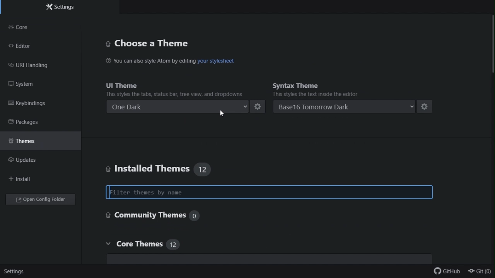 Image resolution: width=495 pixels, height=278 pixels. What do you see at coordinates (38, 140) in the screenshot?
I see `themes` at bounding box center [38, 140].